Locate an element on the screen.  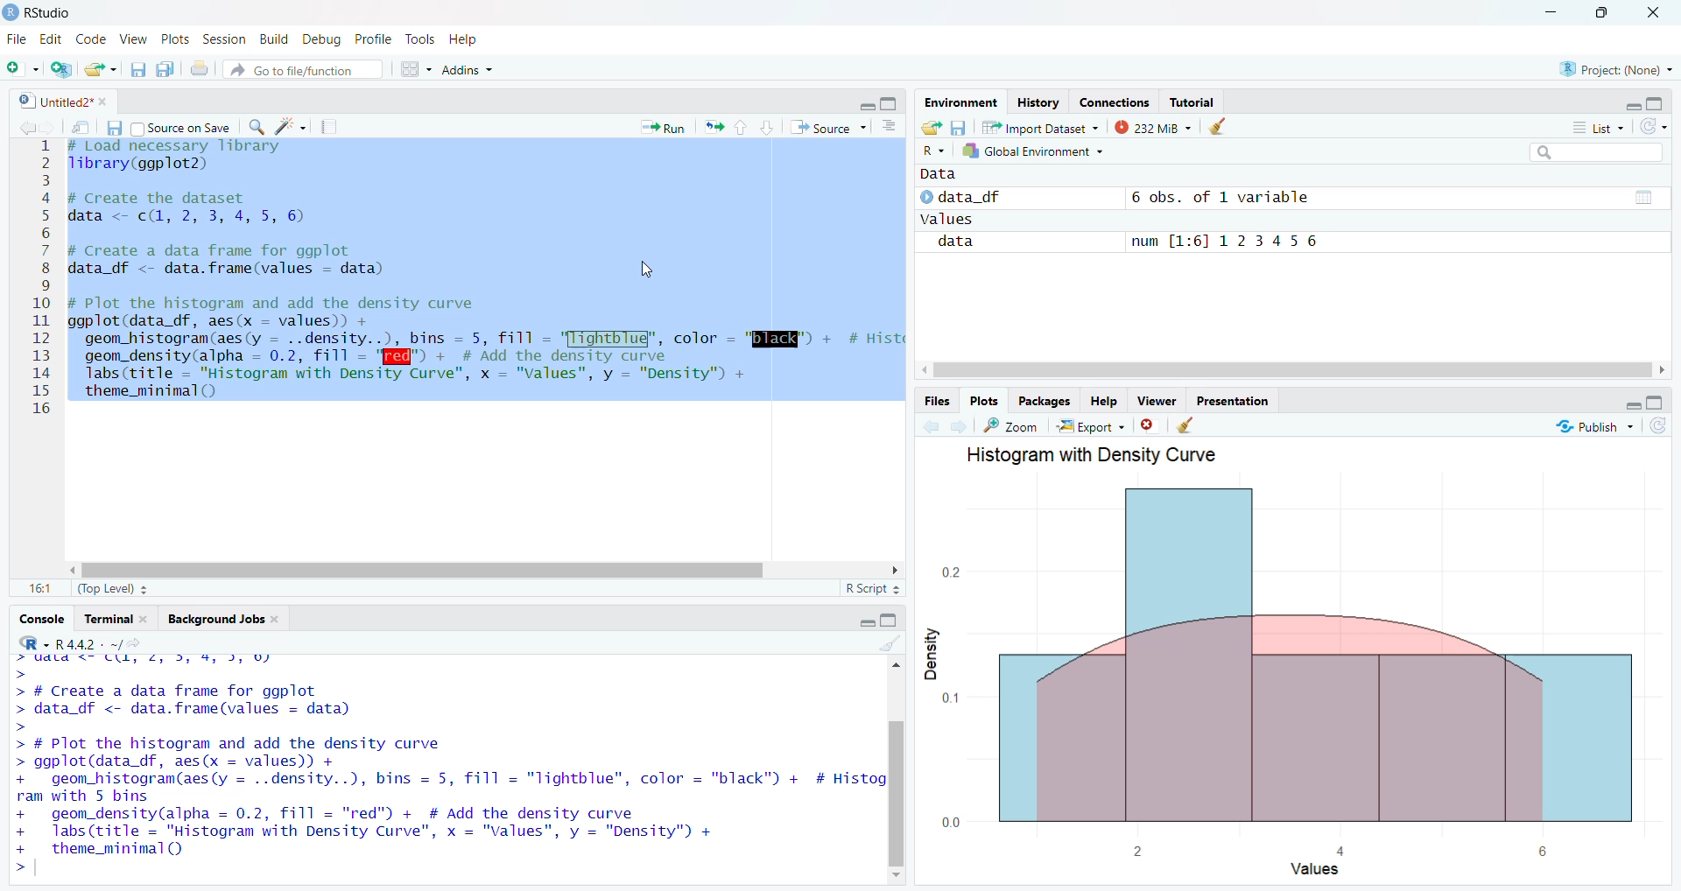
new file is located at coordinates (21, 70).